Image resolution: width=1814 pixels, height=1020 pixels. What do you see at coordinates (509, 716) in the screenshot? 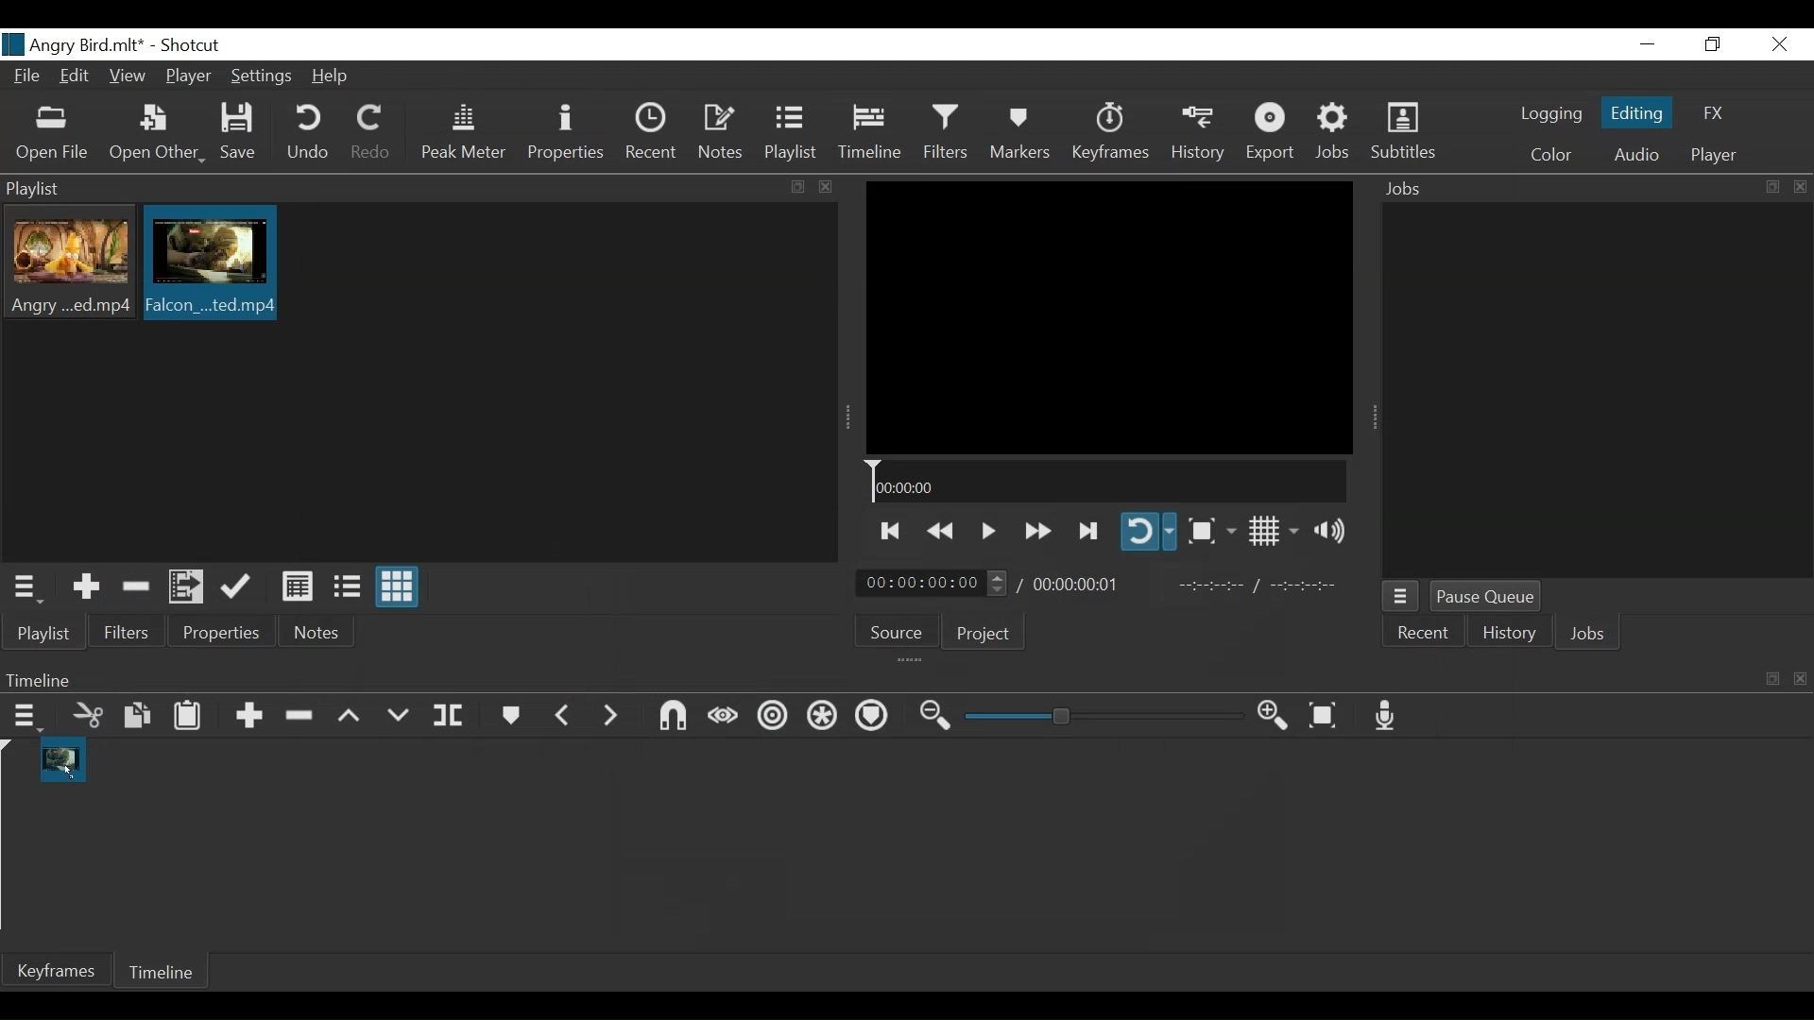
I see `Markers` at bounding box center [509, 716].